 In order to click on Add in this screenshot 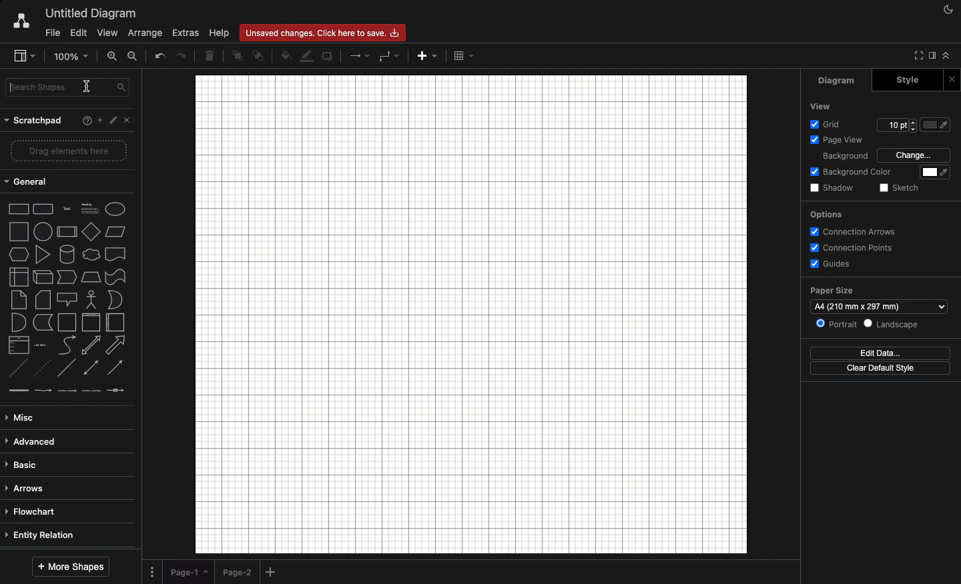, I will do `click(426, 58)`.